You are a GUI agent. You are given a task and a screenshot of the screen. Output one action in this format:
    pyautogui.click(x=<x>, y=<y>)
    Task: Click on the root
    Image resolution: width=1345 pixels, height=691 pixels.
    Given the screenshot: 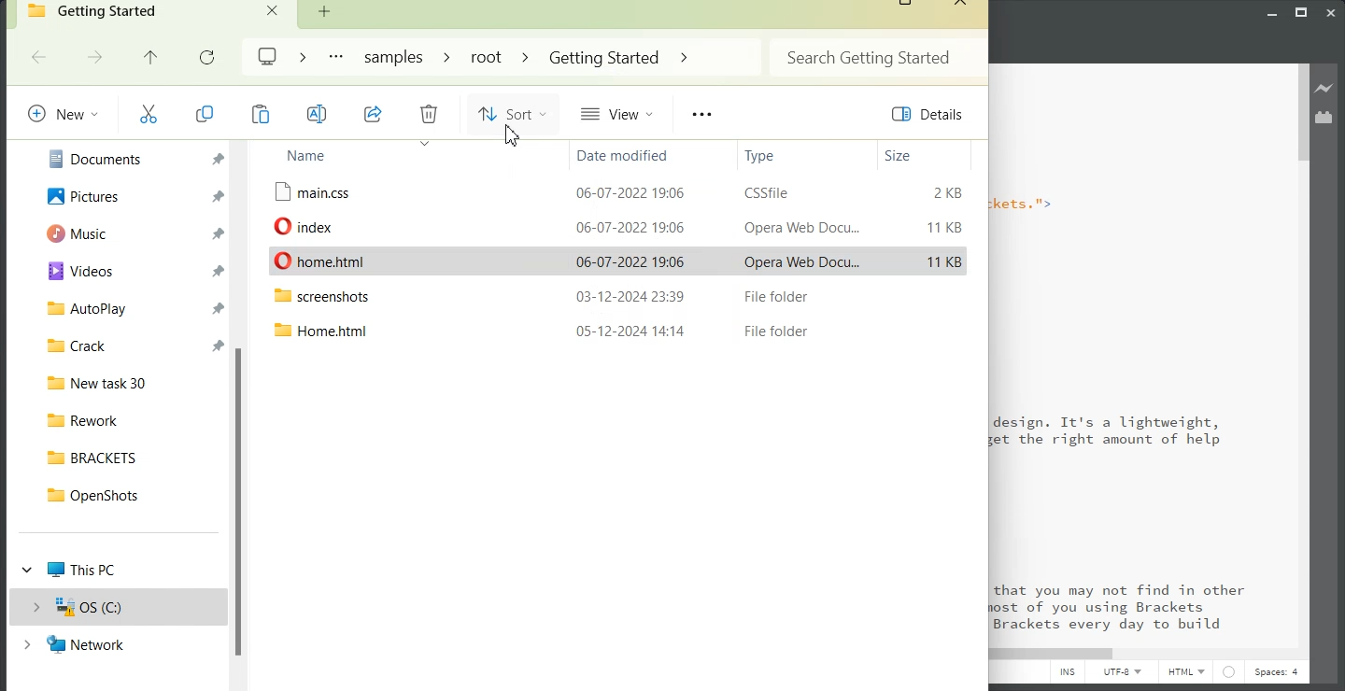 What is the action you would take?
    pyautogui.click(x=485, y=56)
    